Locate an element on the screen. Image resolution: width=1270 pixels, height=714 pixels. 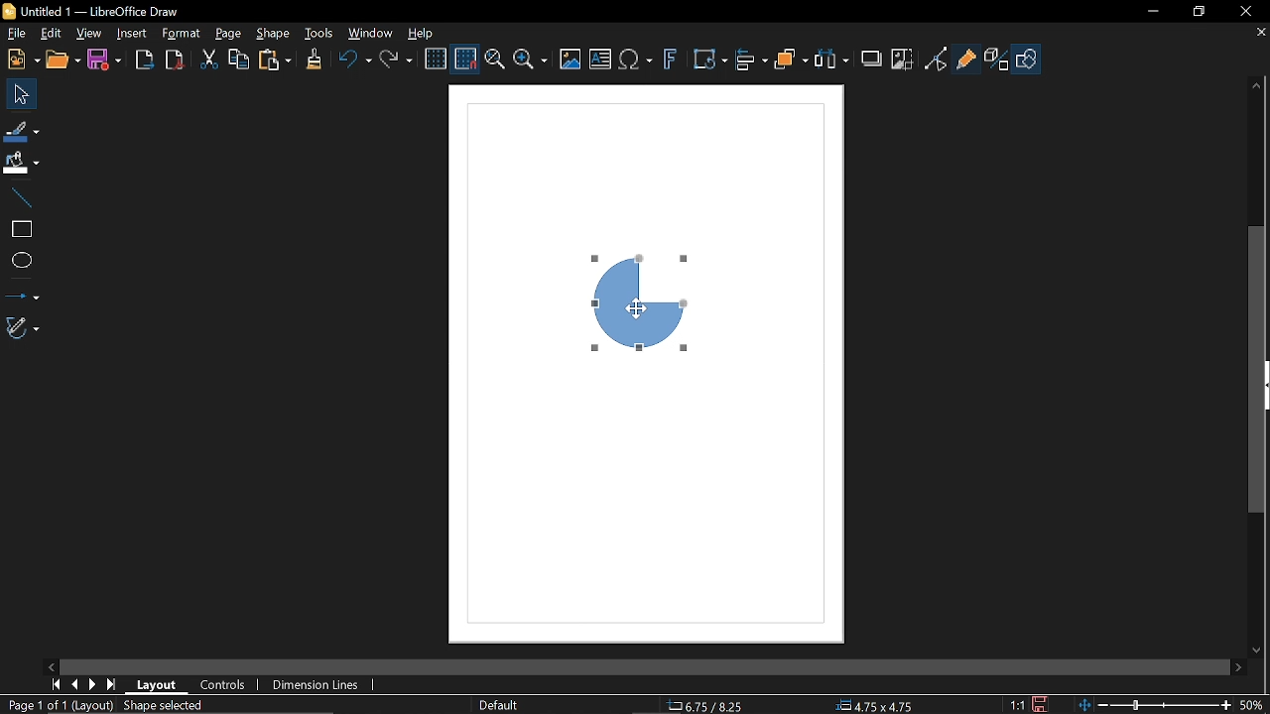
Format is located at coordinates (184, 35).